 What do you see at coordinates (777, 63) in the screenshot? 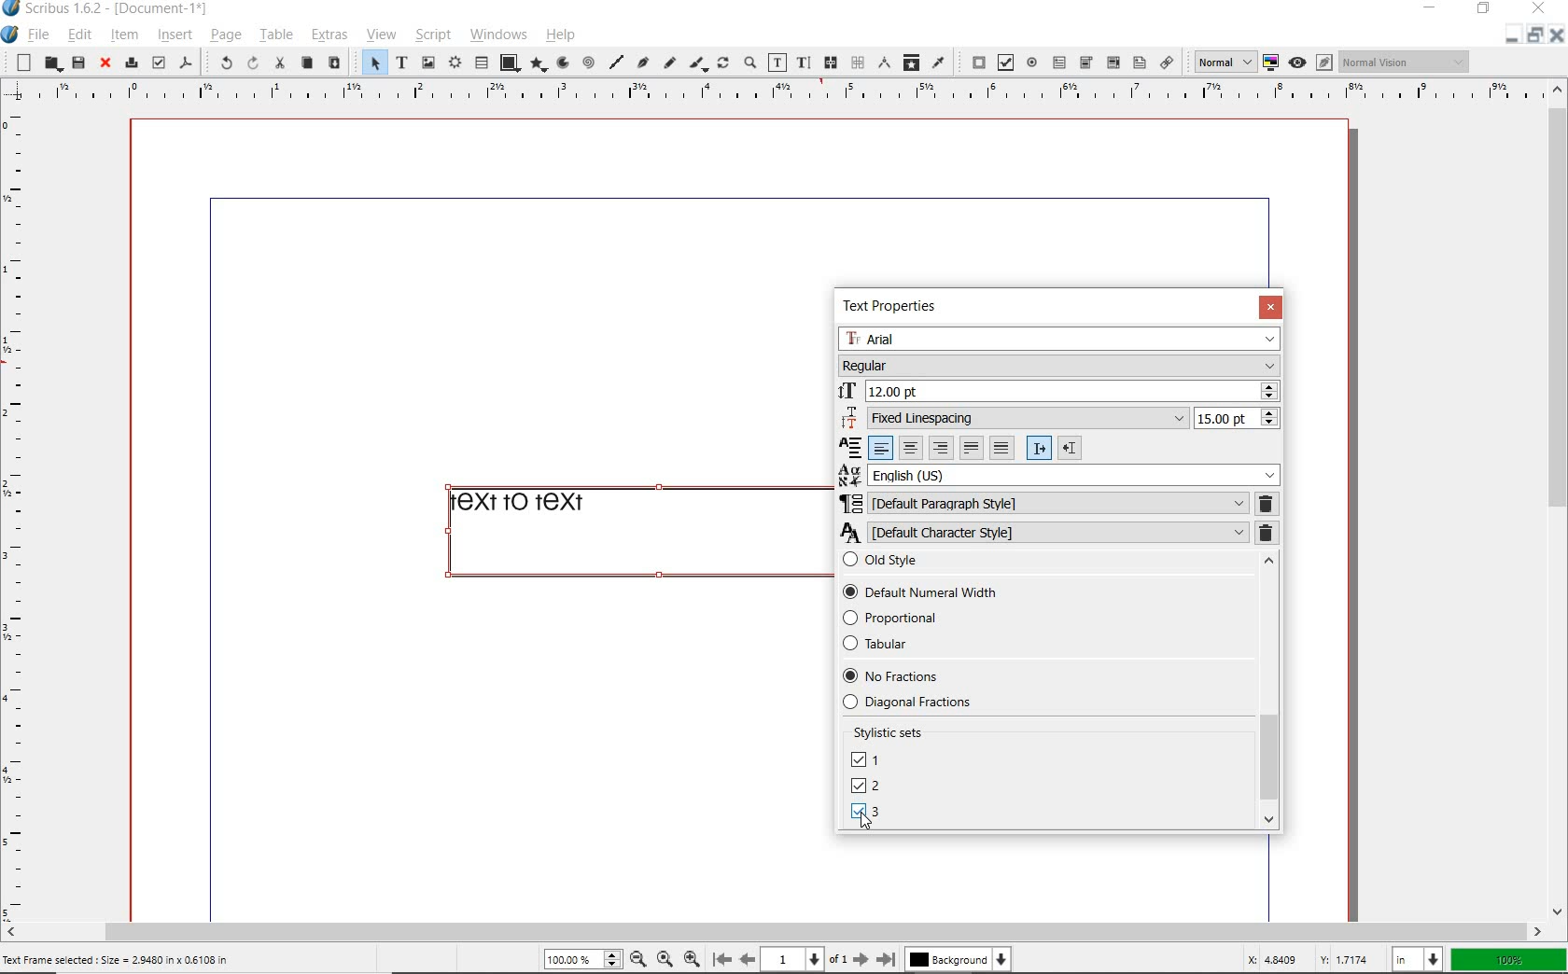
I see `edit contents of frame` at bounding box center [777, 63].